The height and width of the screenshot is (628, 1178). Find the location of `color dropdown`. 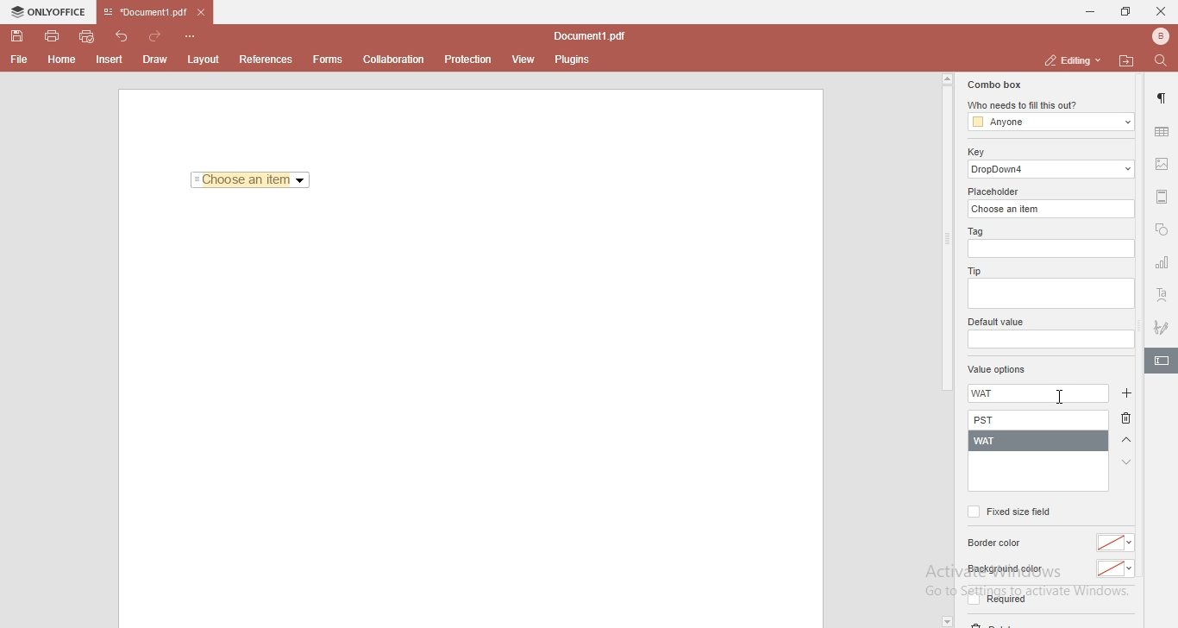

color dropdown is located at coordinates (1118, 543).